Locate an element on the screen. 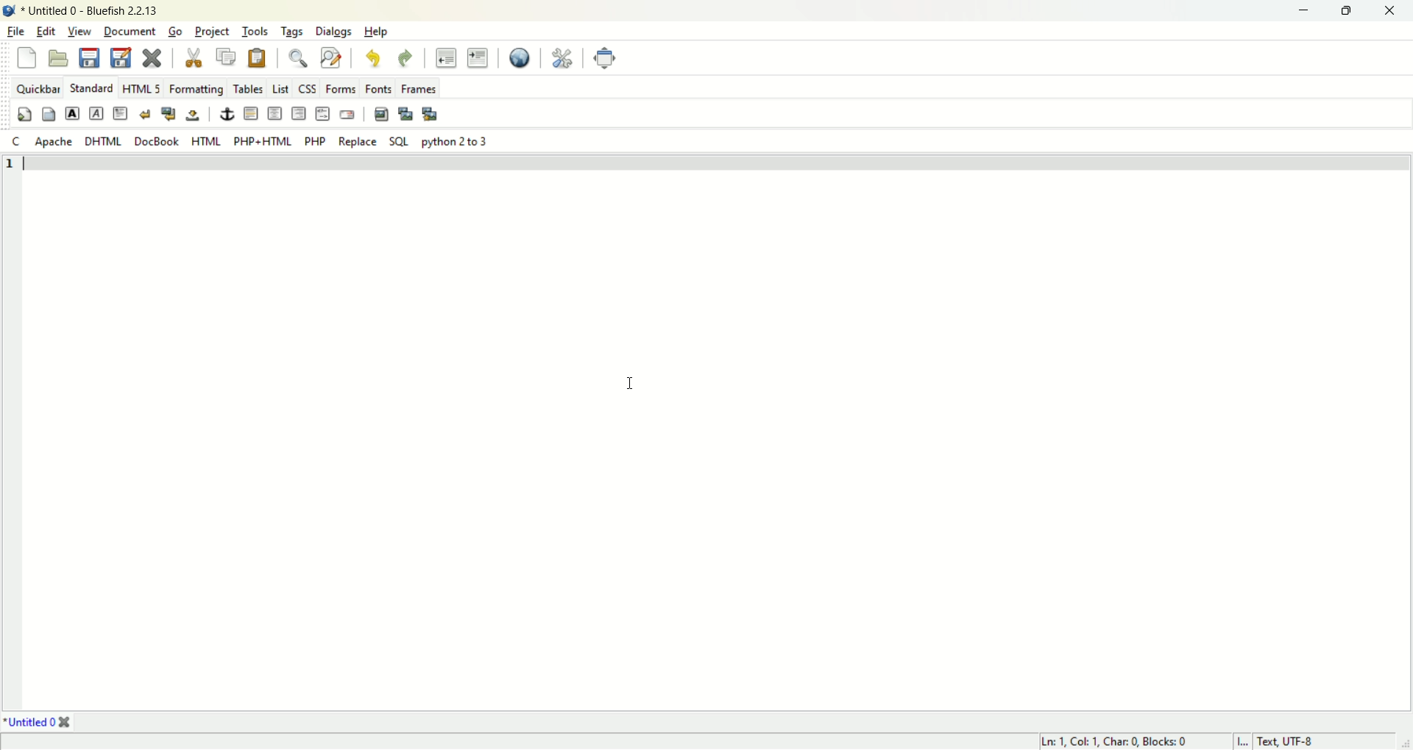 This screenshot has height=750, width=1413. tags is located at coordinates (291, 30).